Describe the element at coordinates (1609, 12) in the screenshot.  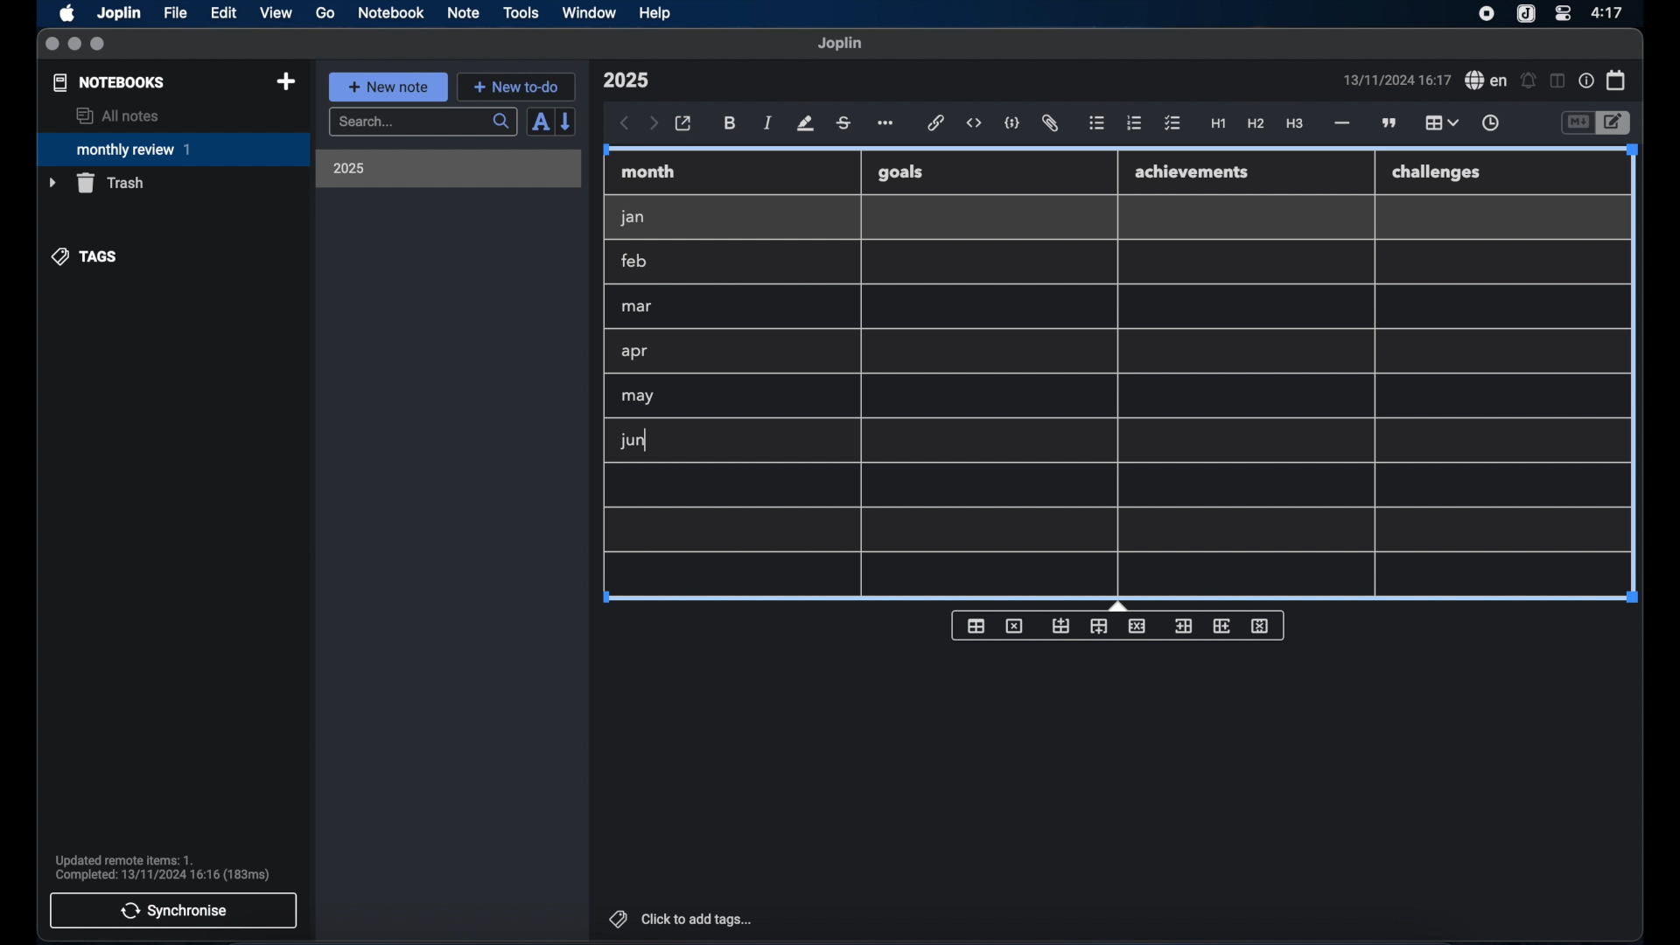
I see `time` at that location.